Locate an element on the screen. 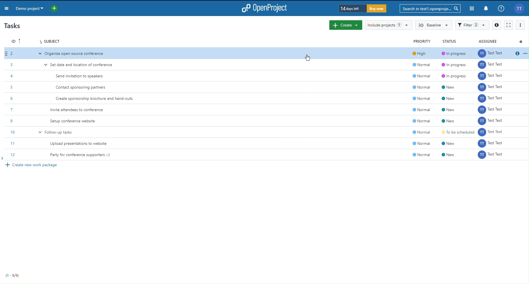  Cursor is located at coordinates (310, 58).